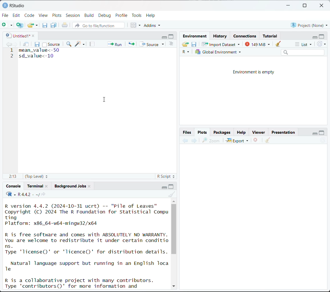  I want to click on show in new window, so click(27, 45).